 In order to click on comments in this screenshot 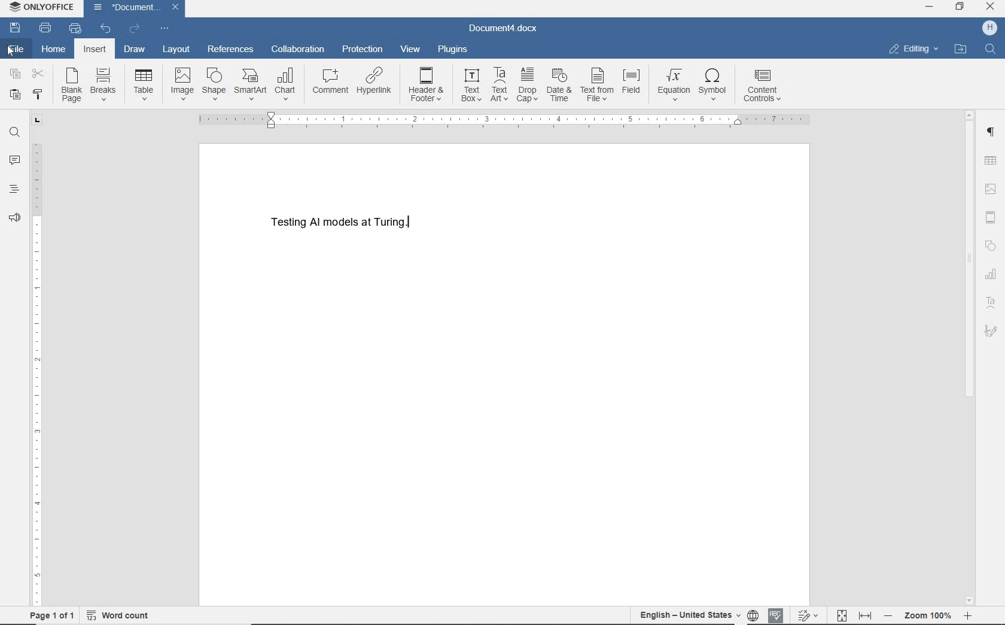, I will do `click(16, 160)`.